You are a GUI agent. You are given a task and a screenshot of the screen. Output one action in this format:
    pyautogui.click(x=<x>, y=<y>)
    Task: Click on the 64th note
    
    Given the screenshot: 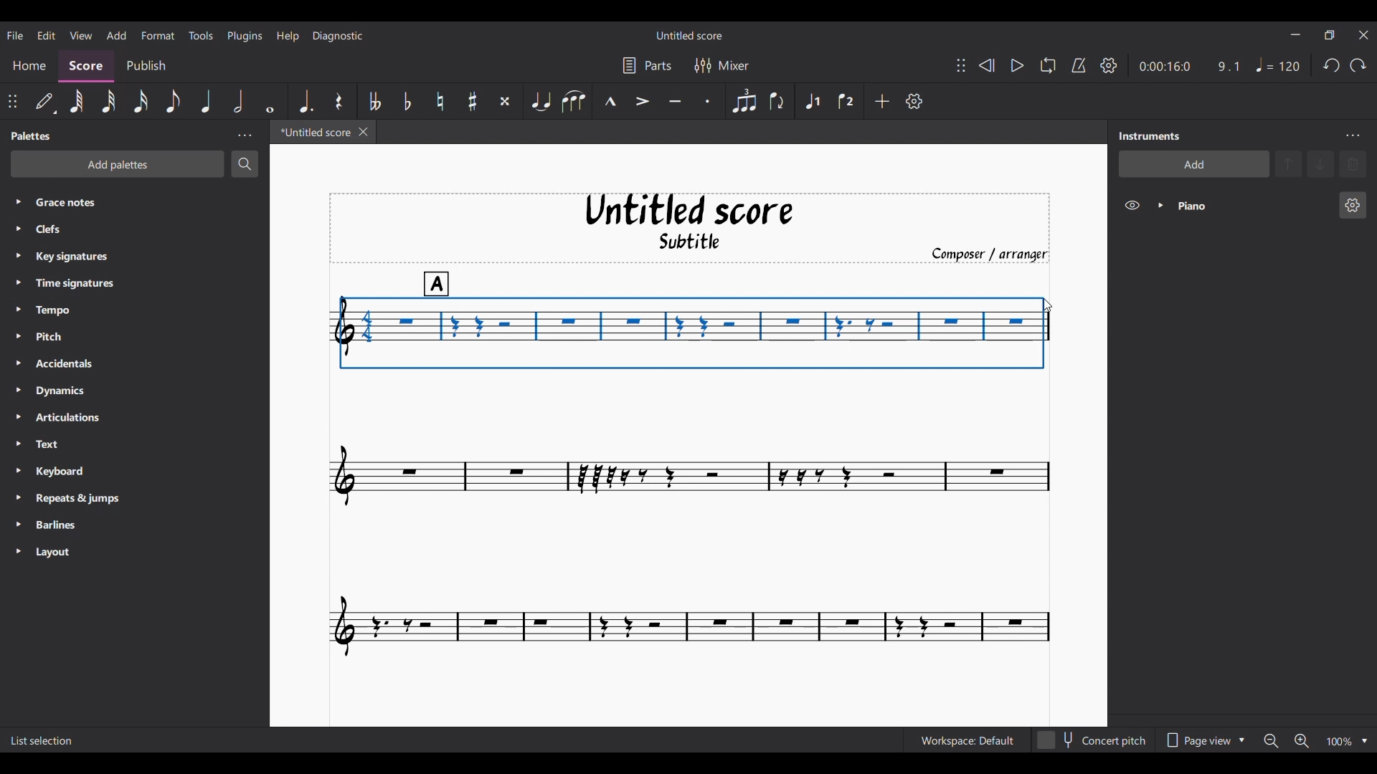 What is the action you would take?
    pyautogui.click(x=77, y=101)
    